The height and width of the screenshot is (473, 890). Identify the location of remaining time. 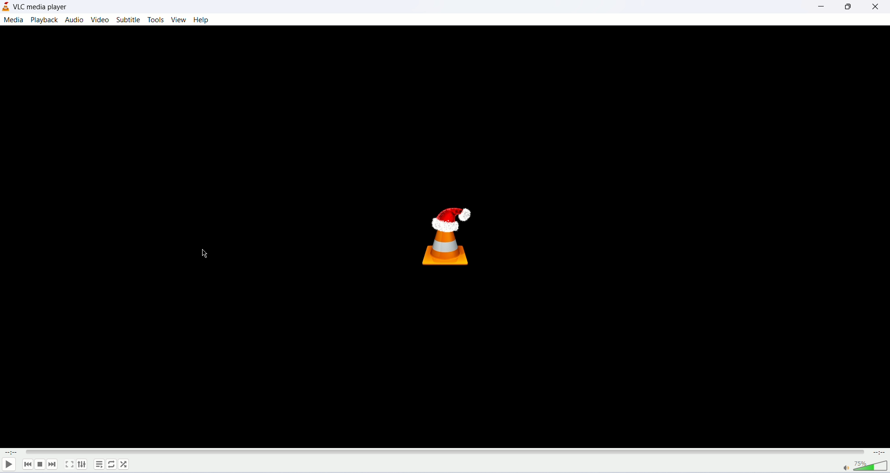
(878, 452).